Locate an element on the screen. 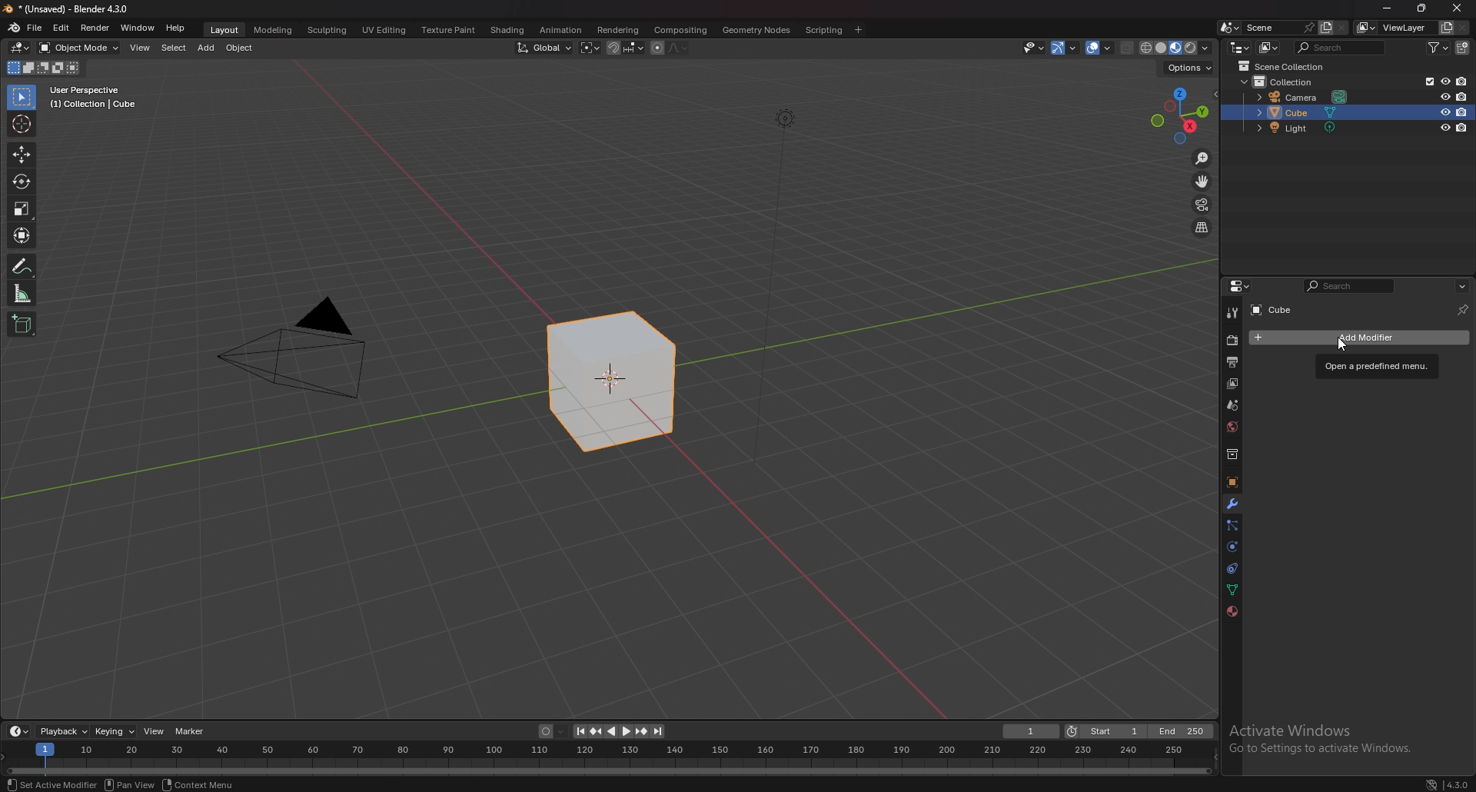 This screenshot has width=1476, height=792. select is located at coordinates (174, 48).